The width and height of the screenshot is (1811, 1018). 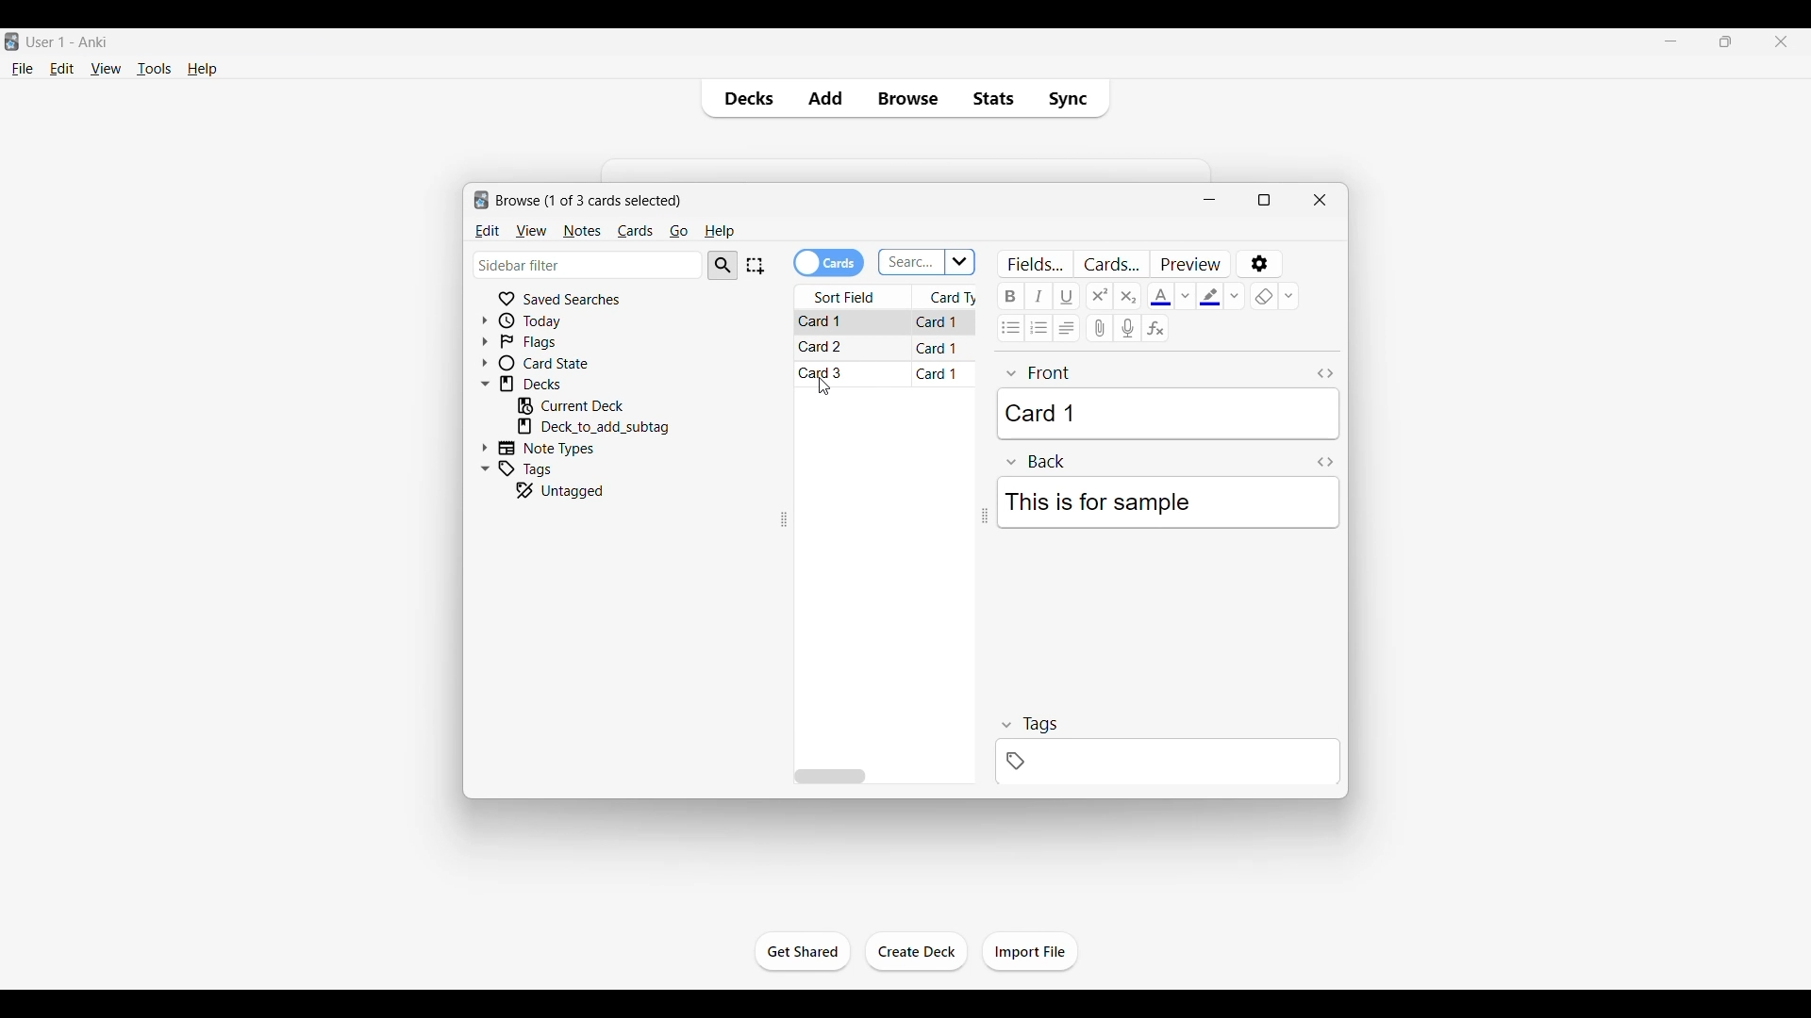 I want to click on Toggle HTML editor, so click(x=1325, y=462).